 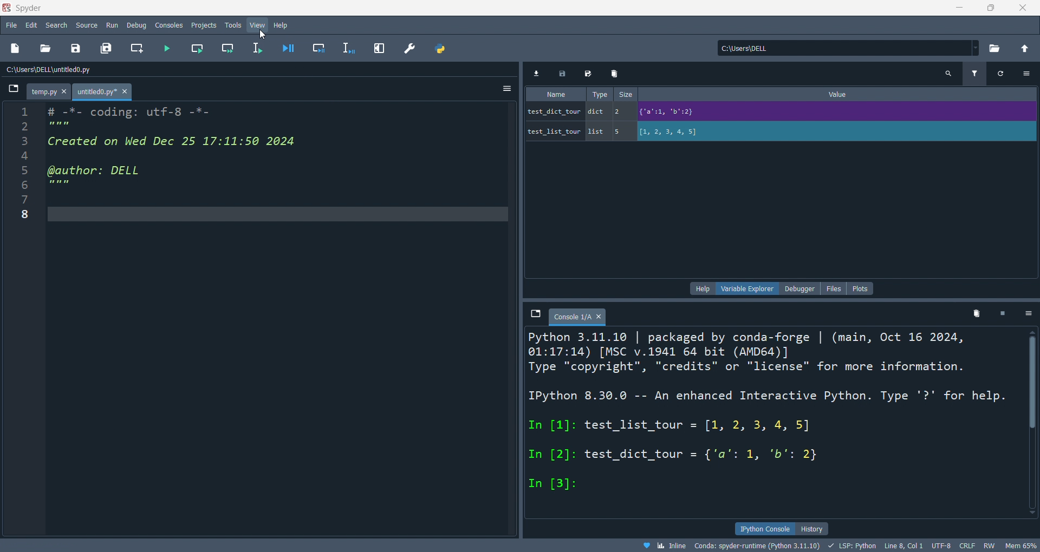 What do you see at coordinates (994, 48) in the screenshot?
I see `open directory` at bounding box center [994, 48].